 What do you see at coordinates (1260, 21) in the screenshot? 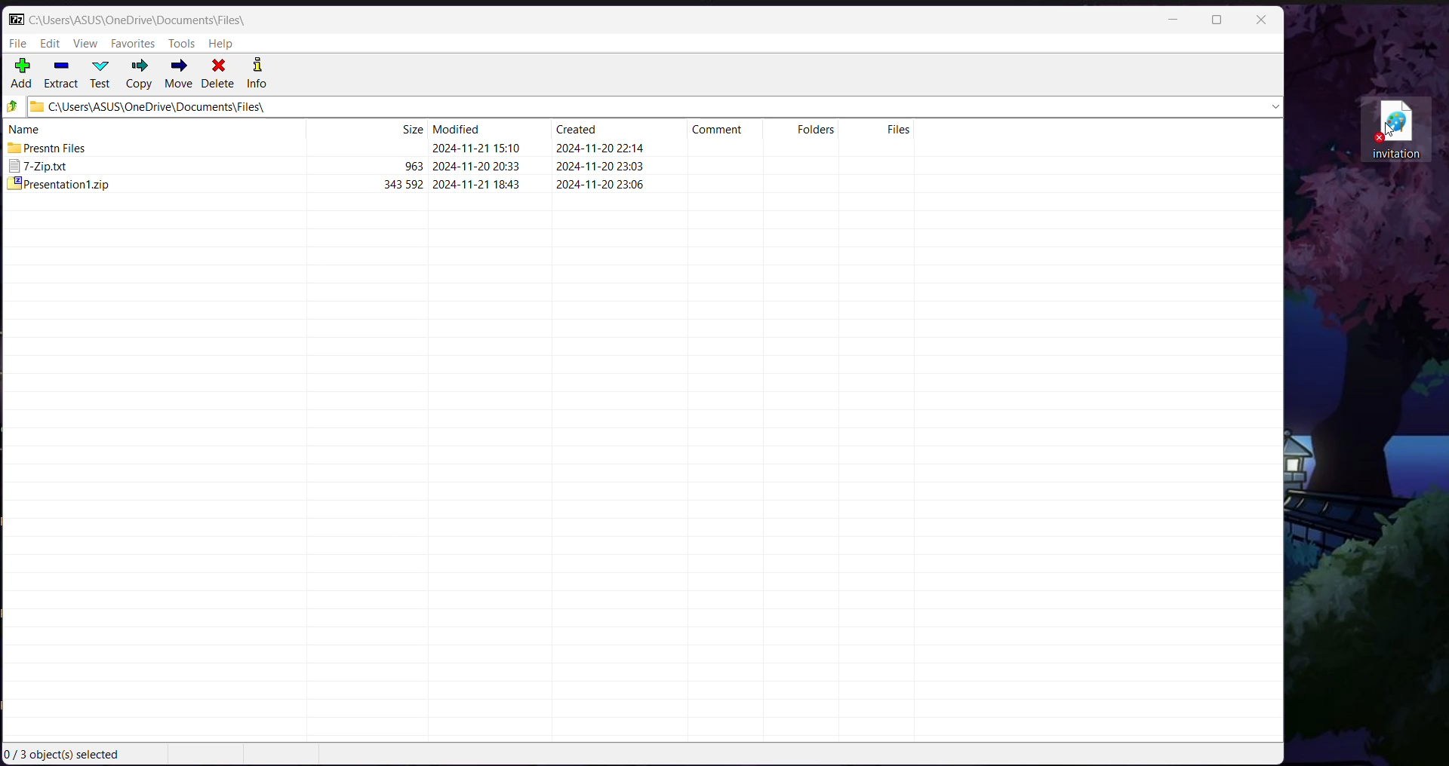
I see `Close` at bounding box center [1260, 21].